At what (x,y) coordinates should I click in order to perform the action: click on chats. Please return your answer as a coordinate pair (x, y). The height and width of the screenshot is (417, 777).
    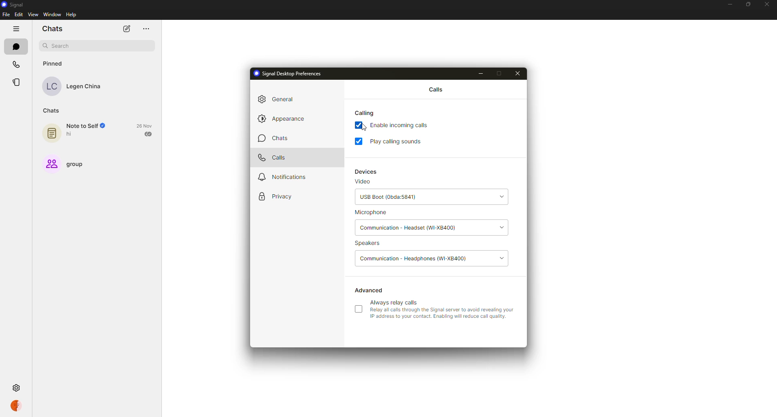
    Looking at the image, I should click on (50, 111).